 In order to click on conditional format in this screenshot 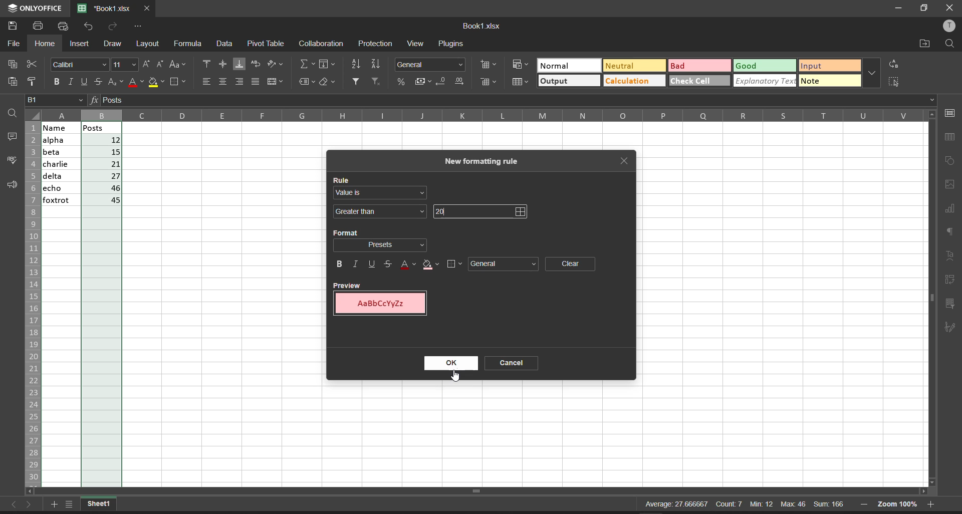, I will do `click(523, 65)`.